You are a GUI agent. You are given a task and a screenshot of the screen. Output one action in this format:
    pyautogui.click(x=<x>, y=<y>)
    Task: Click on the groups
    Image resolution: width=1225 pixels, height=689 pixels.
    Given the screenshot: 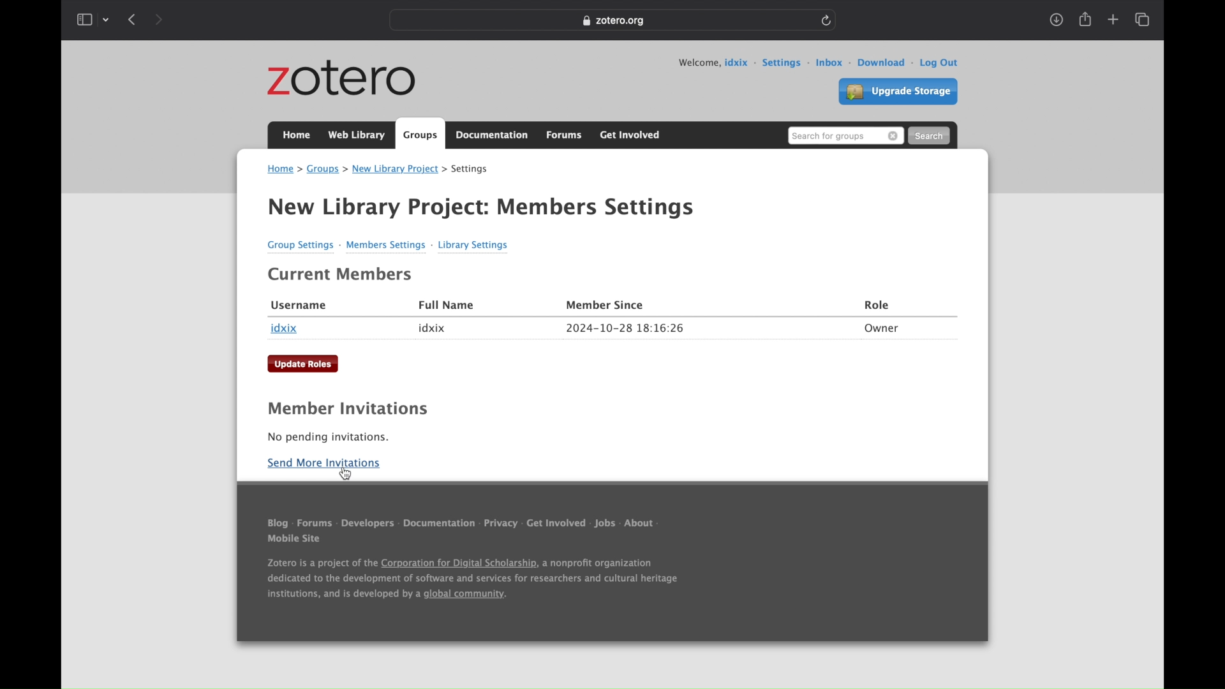 What is the action you would take?
    pyautogui.click(x=421, y=134)
    